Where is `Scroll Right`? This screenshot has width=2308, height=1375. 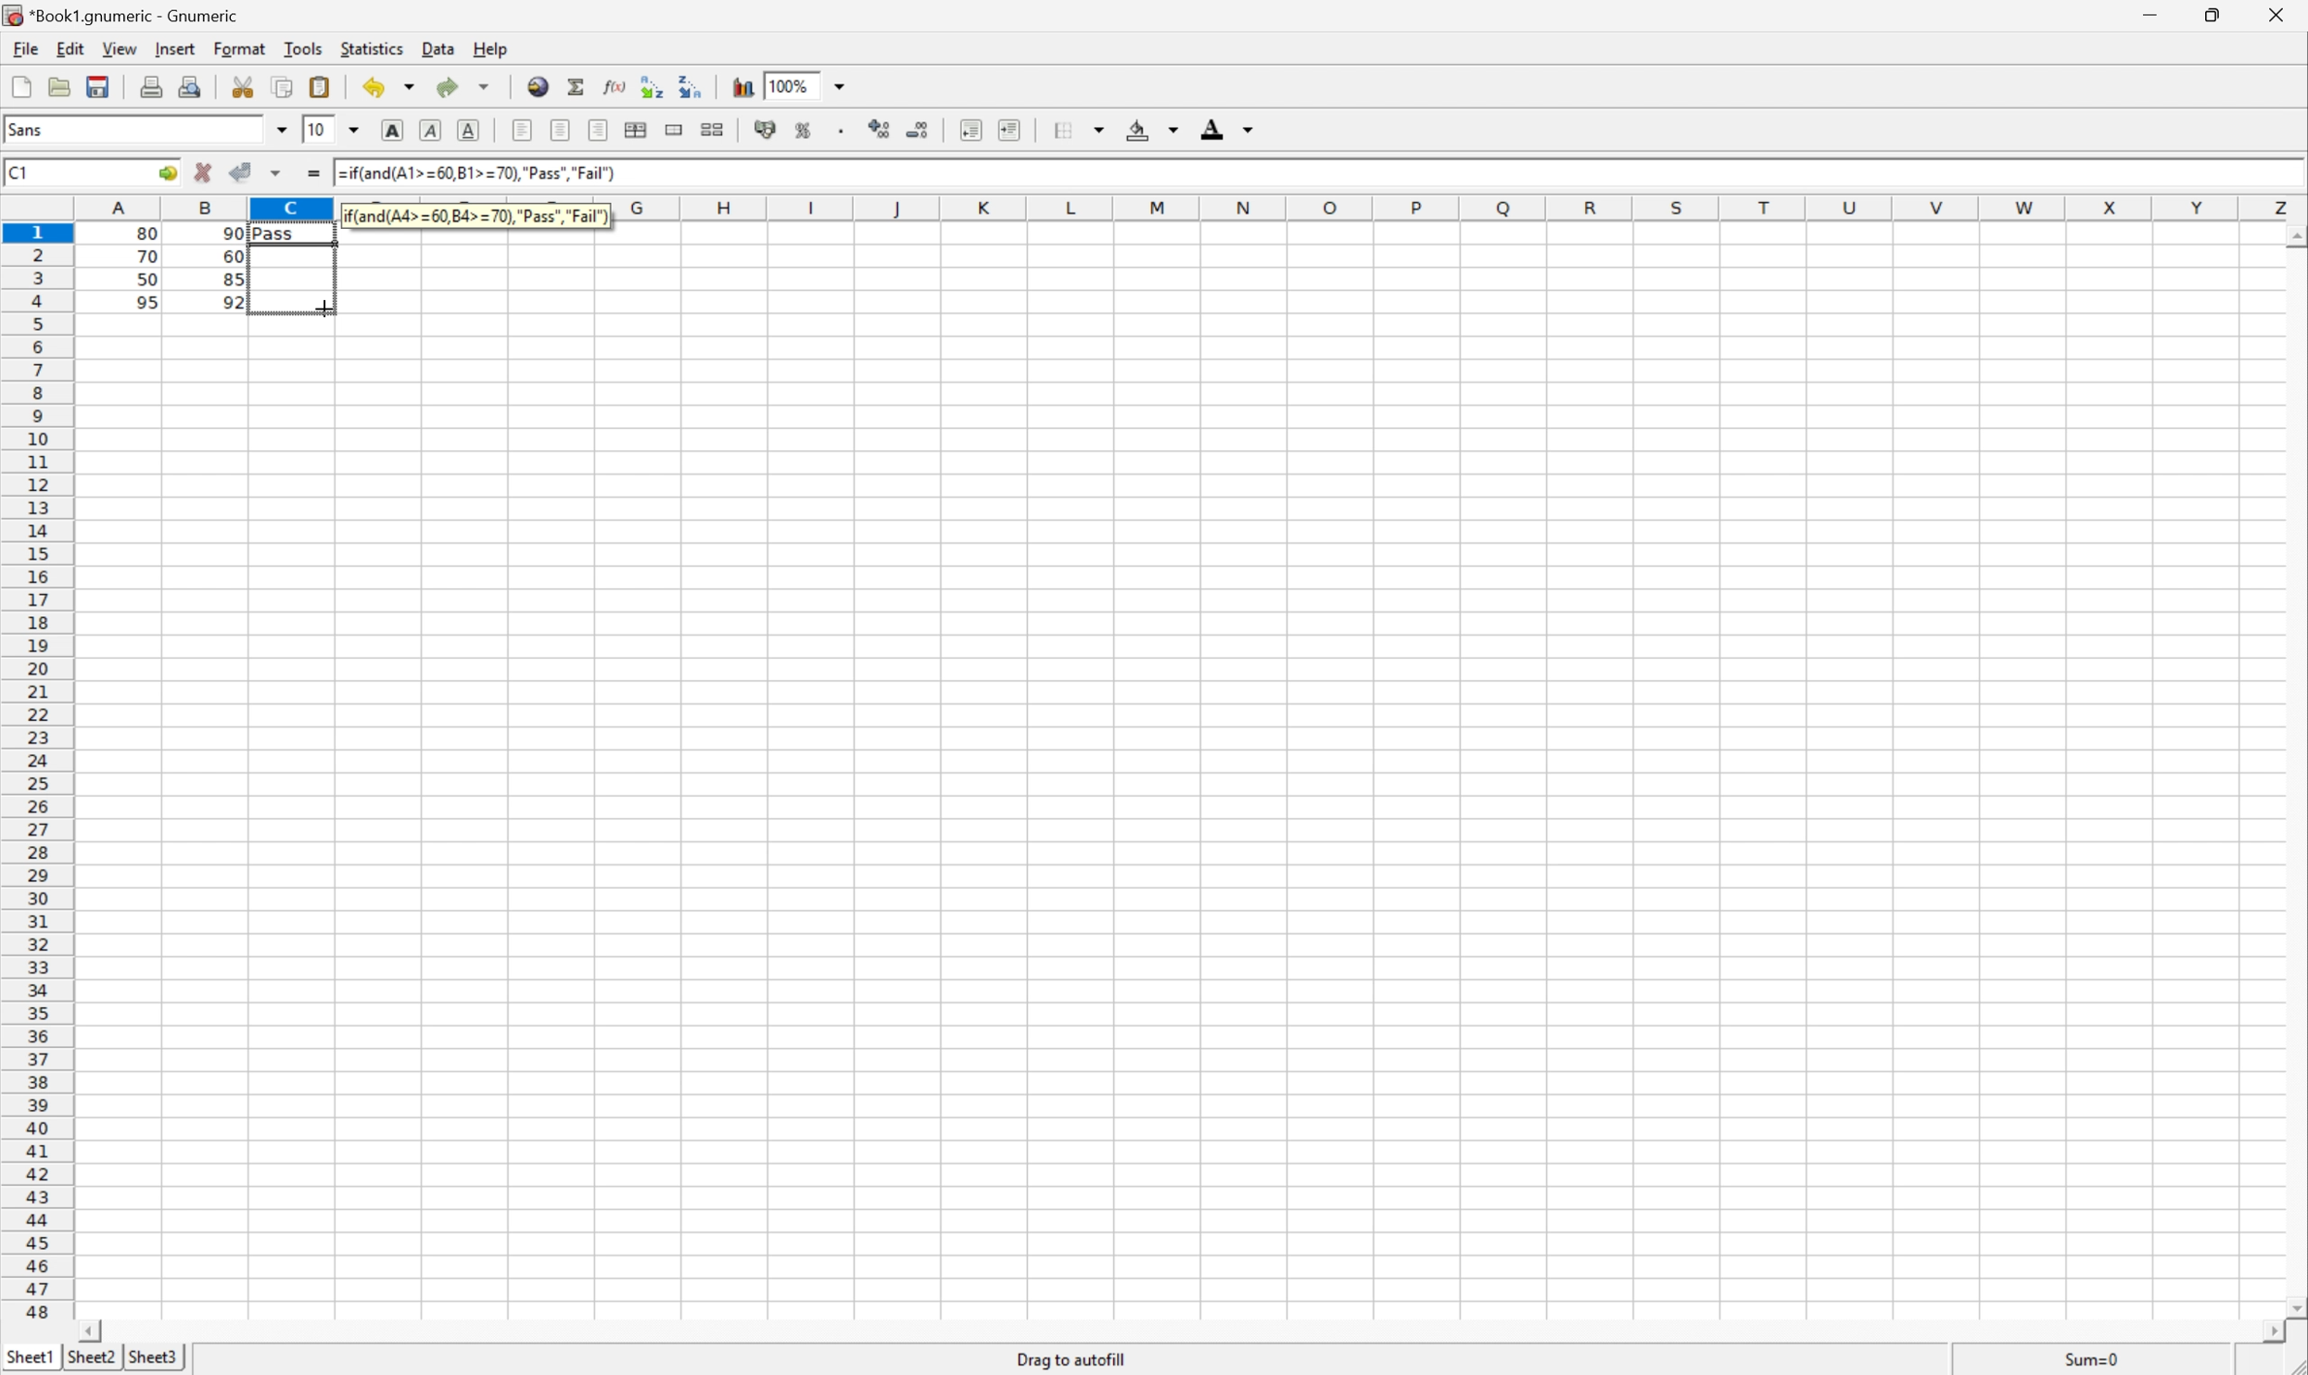
Scroll Right is located at coordinates (2266, 1331).